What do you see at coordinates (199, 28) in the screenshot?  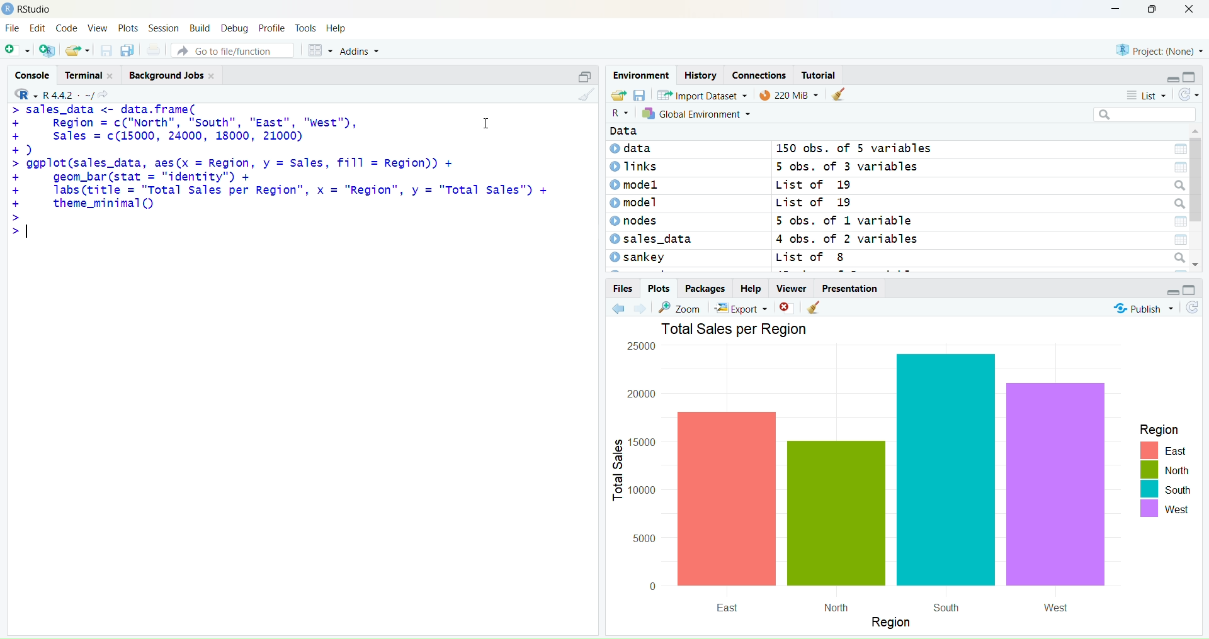 I see `Build` at bounding box center [199, 28].